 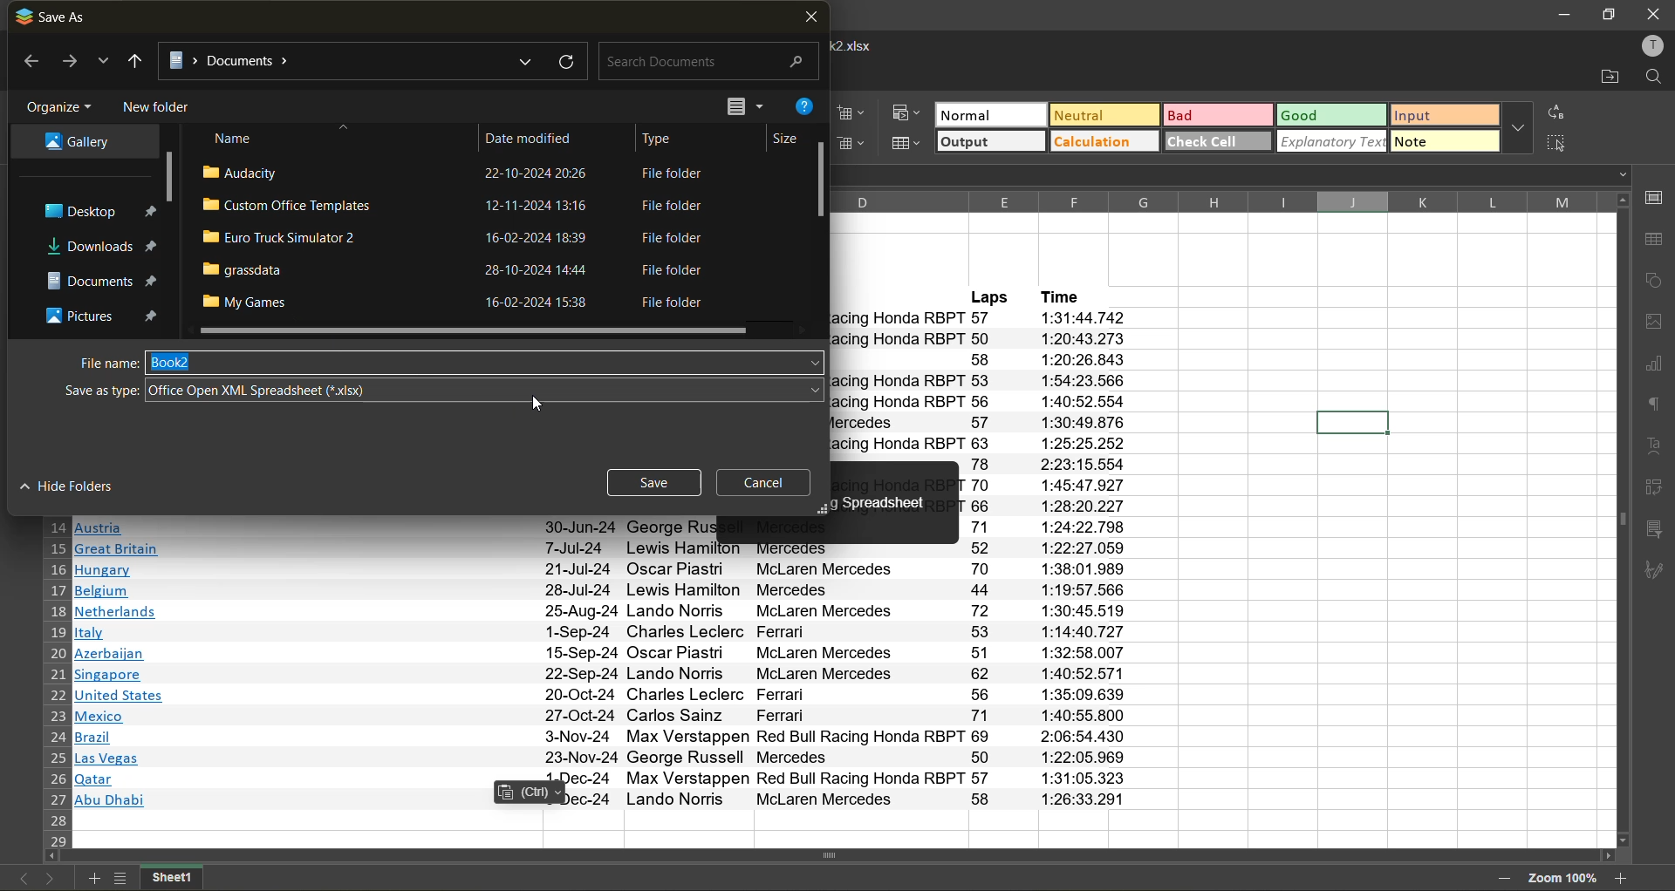 What do you see at coordinates (96, 390) in the screenshot?
I see `save as type` at bounding box center [96, 390].